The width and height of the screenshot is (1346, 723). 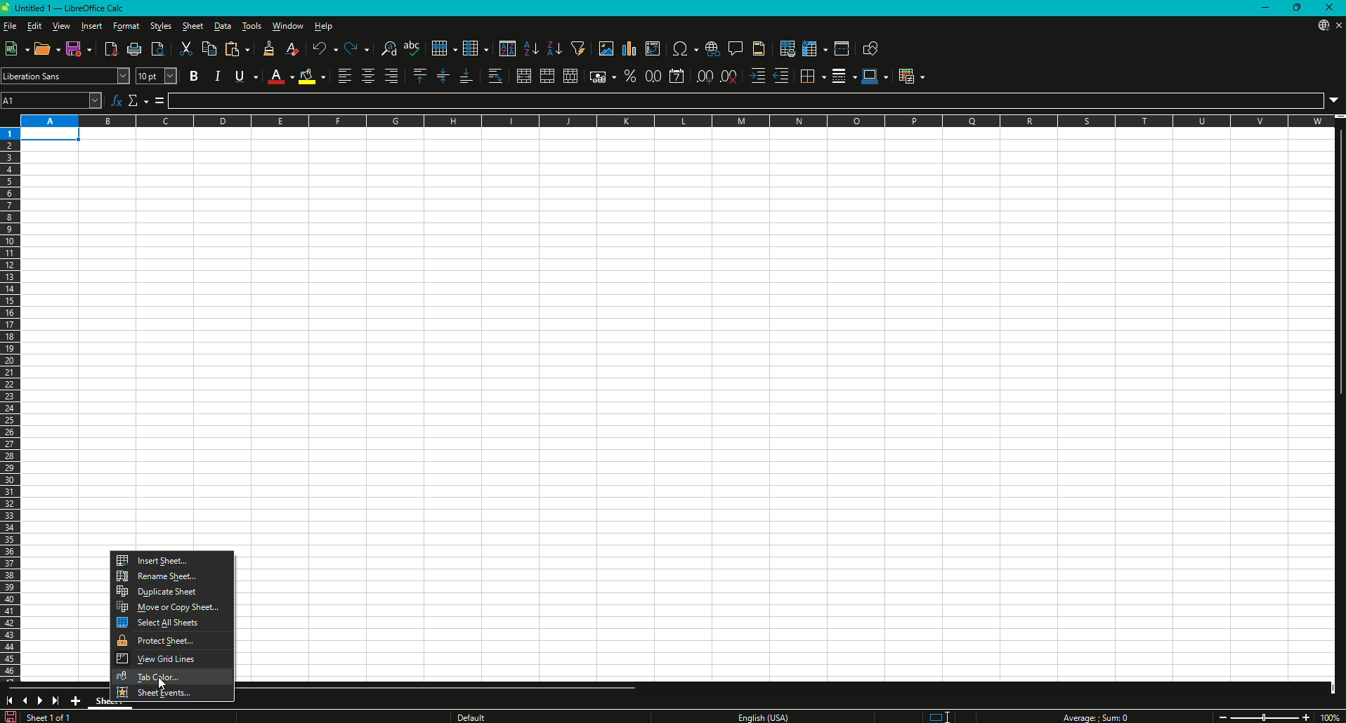 What do you see at coordinates (47, 48) in the screenshot?
I see `Open` at bounding box center [47, 48].